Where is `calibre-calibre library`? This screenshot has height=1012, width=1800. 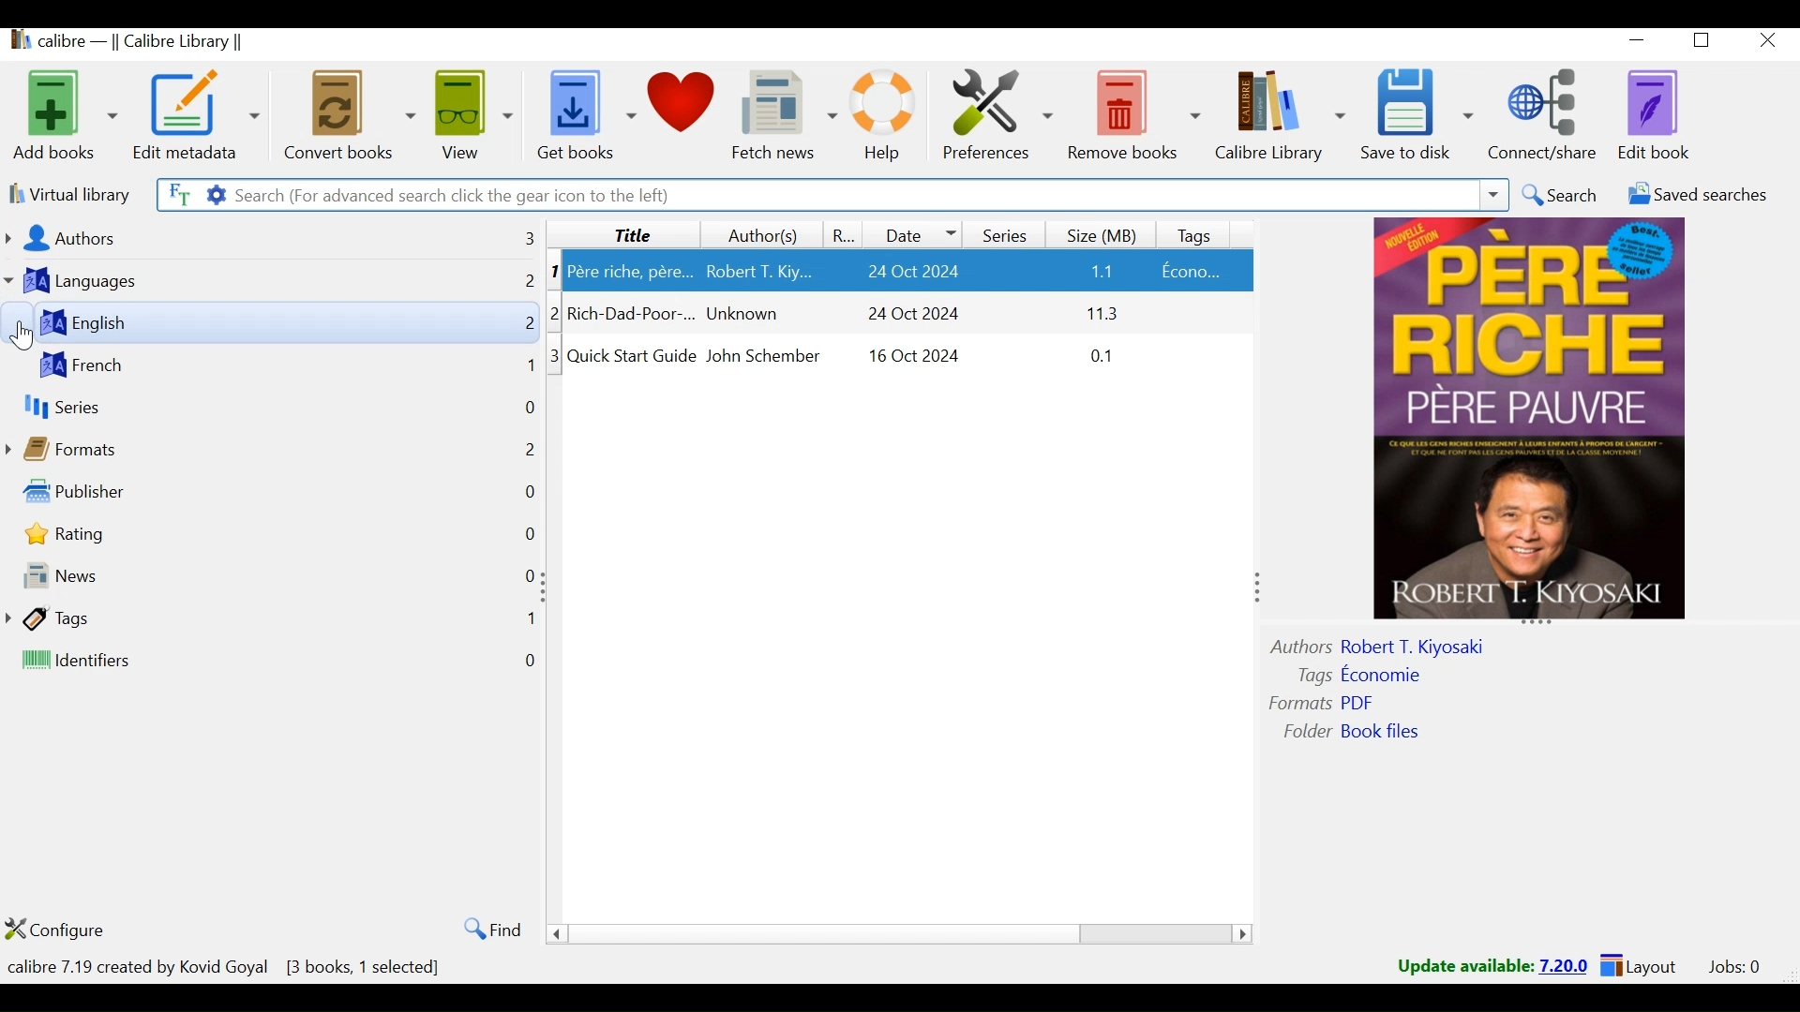
calibre-calibre library is located at coordinates (149, 43).